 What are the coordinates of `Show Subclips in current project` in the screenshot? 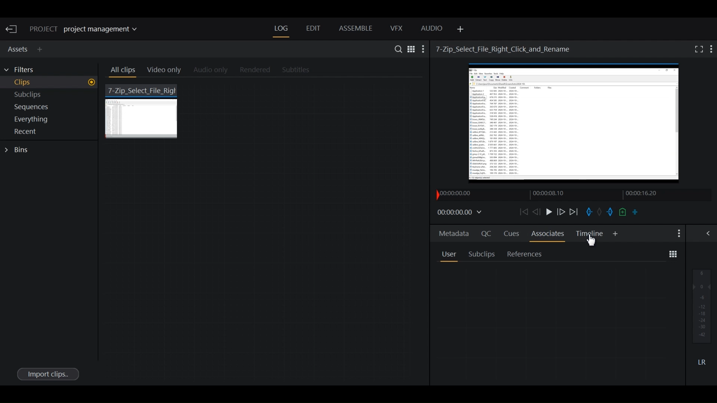 It's located at (51, 96).